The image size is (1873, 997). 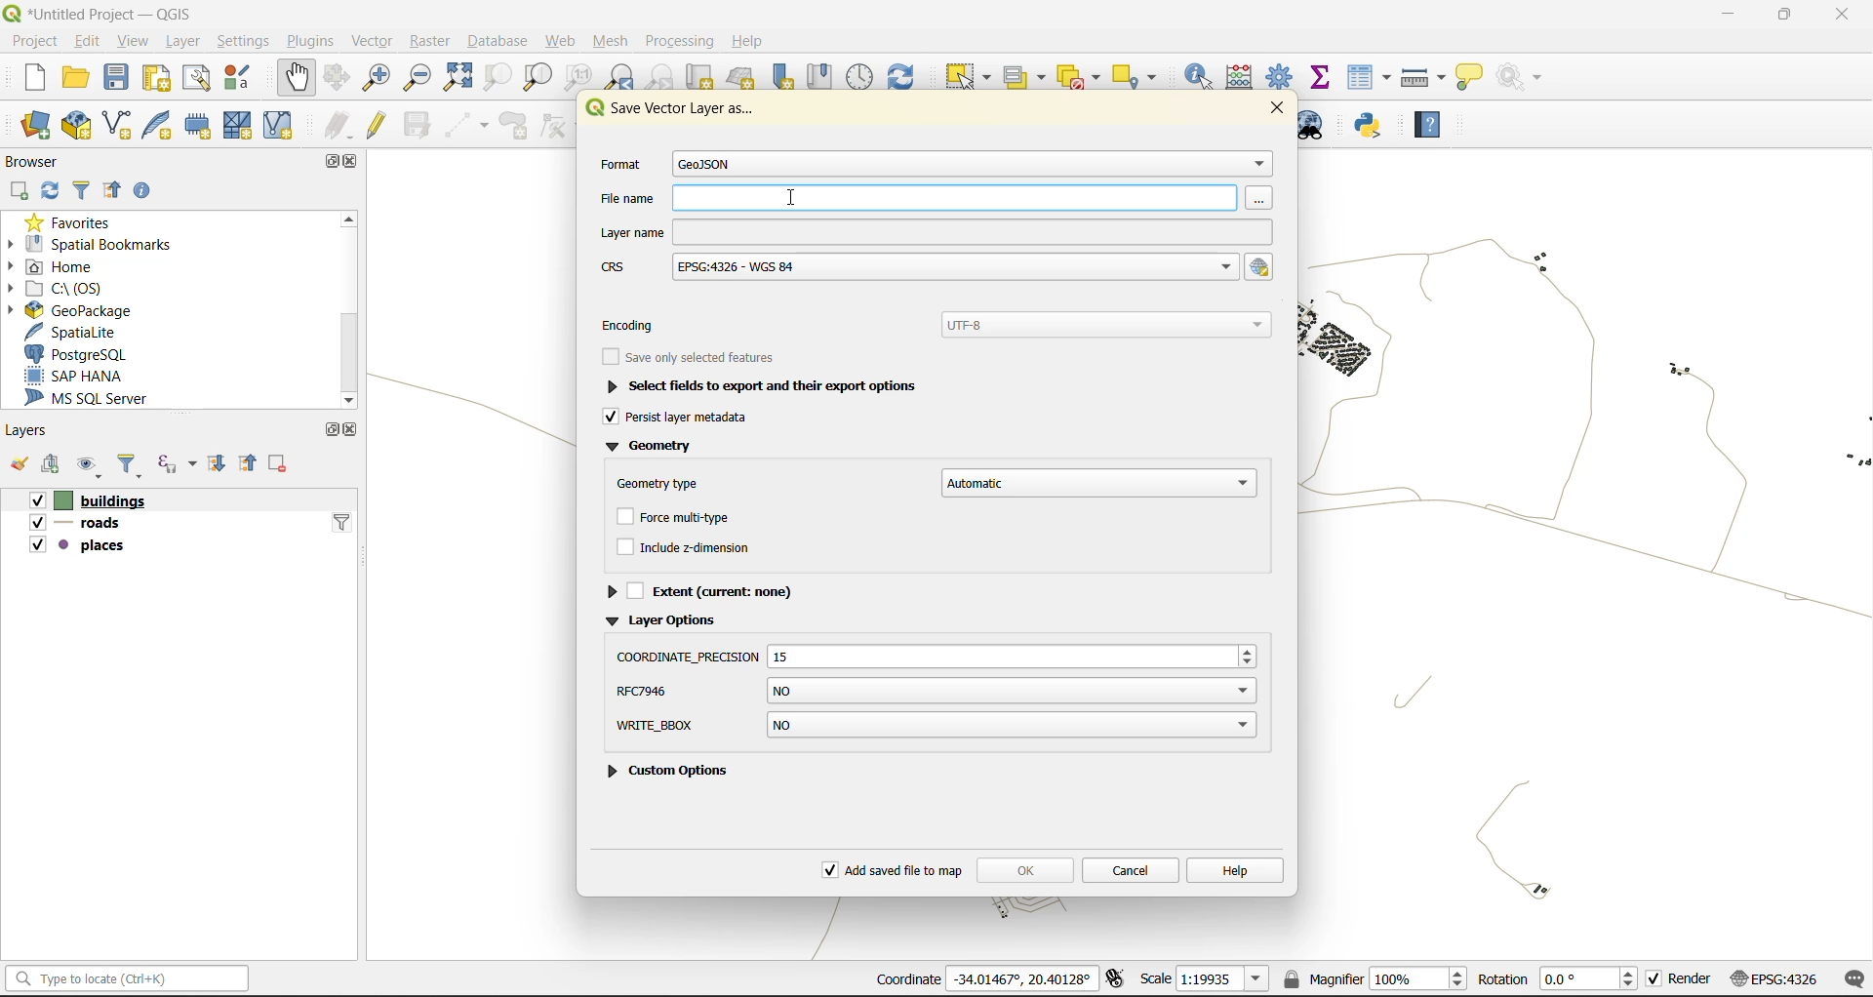 What do you see at coordinates (22, 188) in the screenshot?
I see `add` at bounding box center [22, 188].